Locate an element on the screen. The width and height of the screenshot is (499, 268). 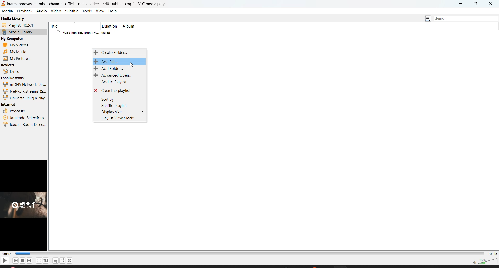
playlist view mode is located at coordinates (123, 118).